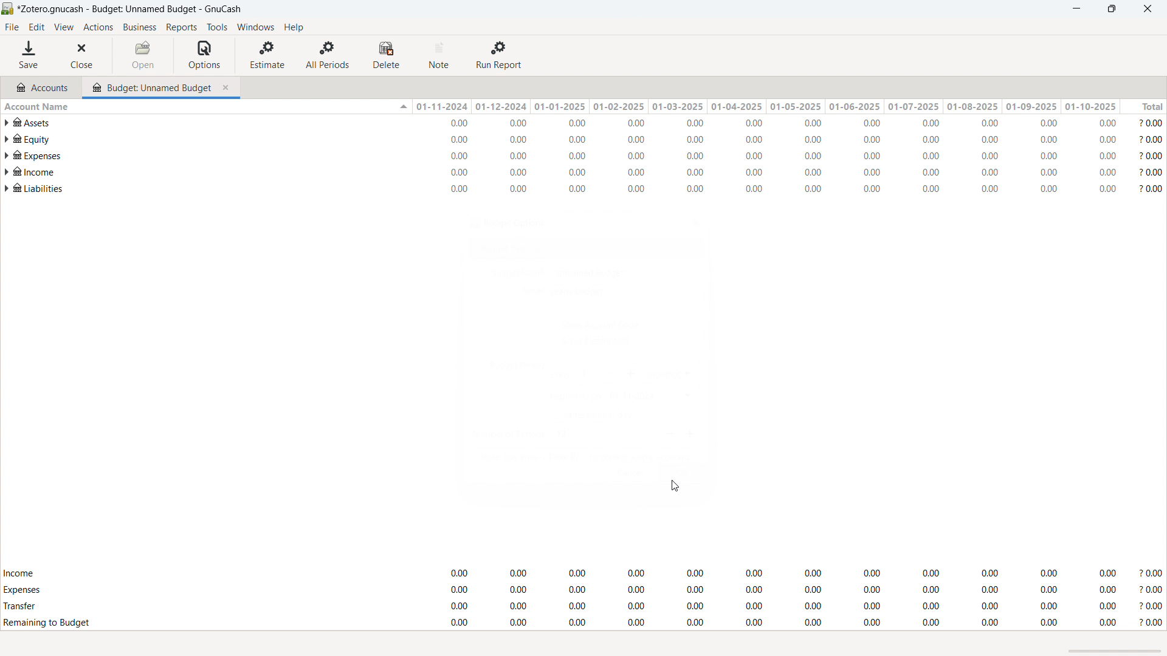 The height and width of the screenshot is (656, 1167). I want to click on sort by account name, so click(205, 106).